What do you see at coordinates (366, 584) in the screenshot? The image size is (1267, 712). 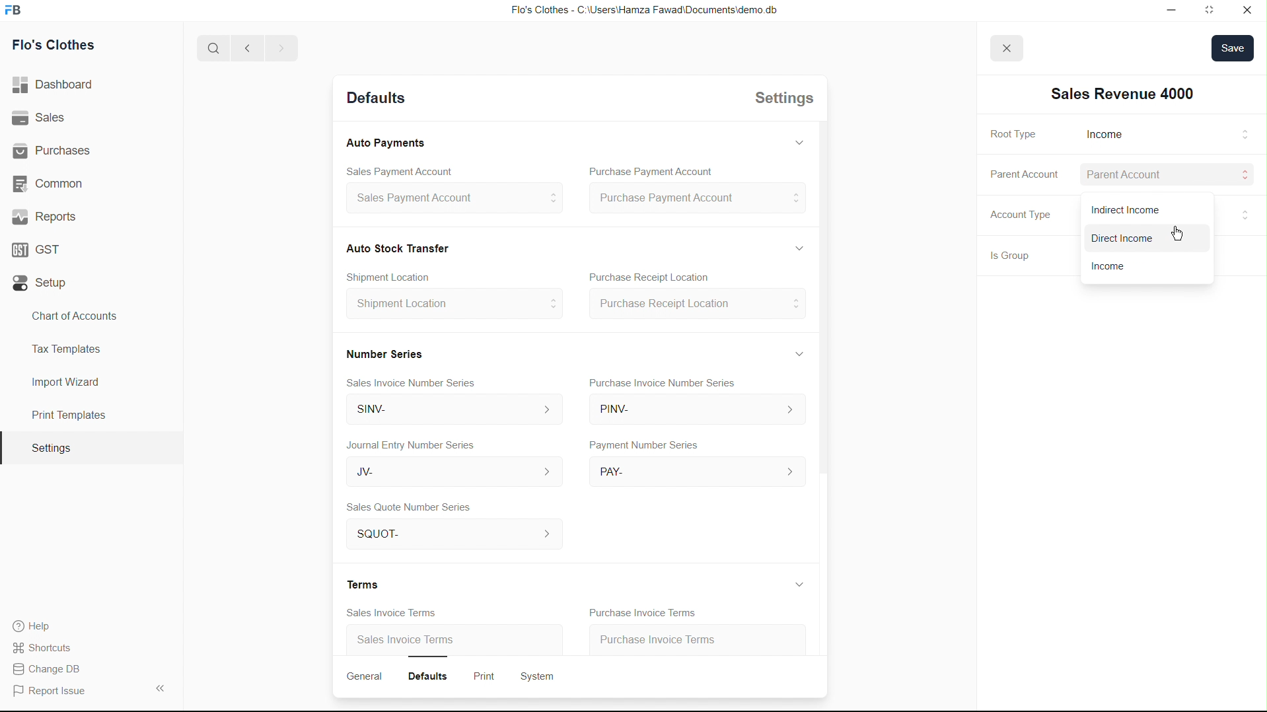 I see `Terms` at bounding box center [366, 584].